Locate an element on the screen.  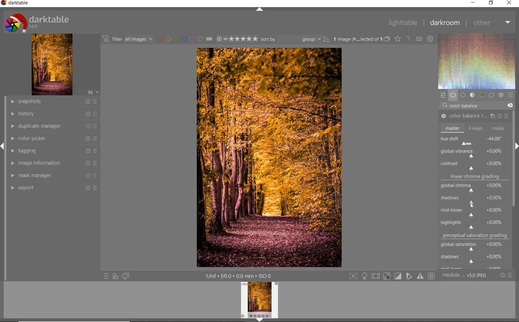
COLOR BALANCE RGB is located at coordinates (473, 116).